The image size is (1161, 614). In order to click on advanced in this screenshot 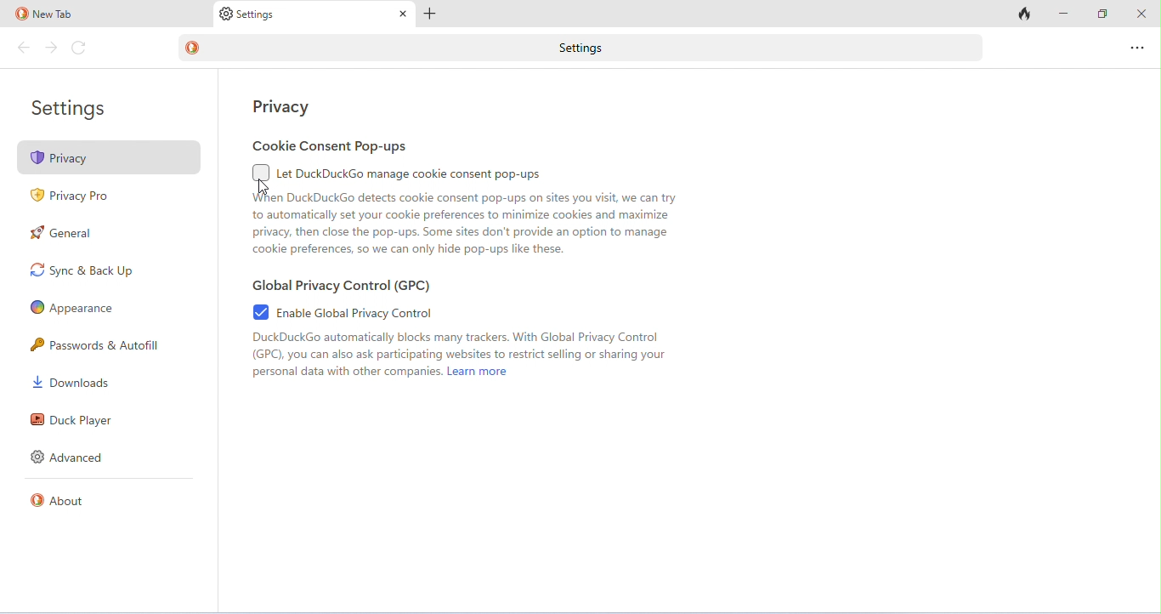, I will do `click(70, 457)`.